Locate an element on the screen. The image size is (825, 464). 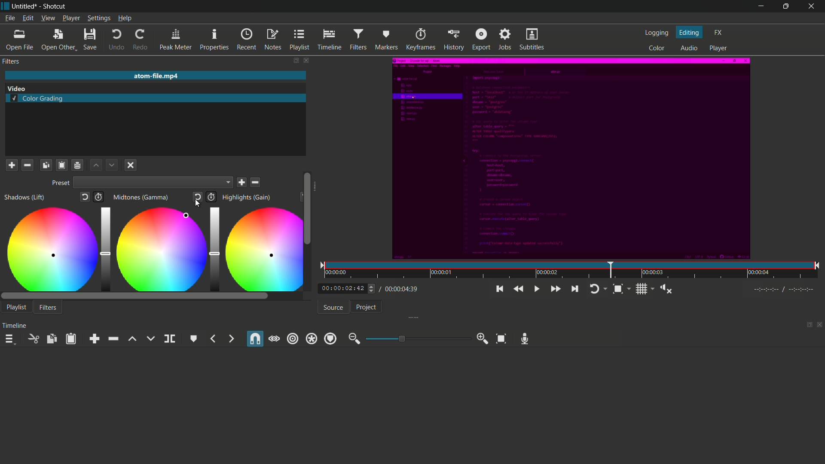
dropdown is located at coordinates (154, 183).